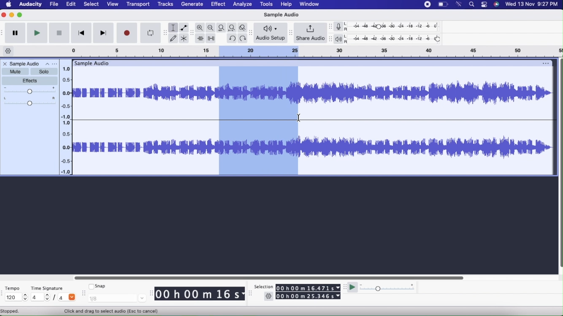  I want to click on transport, so click(139, 5).